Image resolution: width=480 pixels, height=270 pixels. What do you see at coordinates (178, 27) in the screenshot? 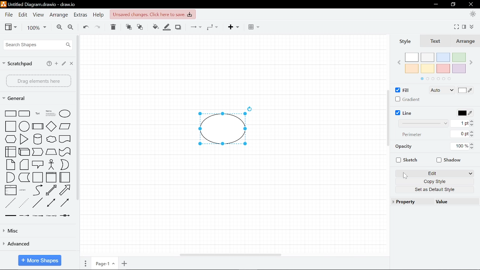
I see `Shadow` at bounding box center [178, 27].